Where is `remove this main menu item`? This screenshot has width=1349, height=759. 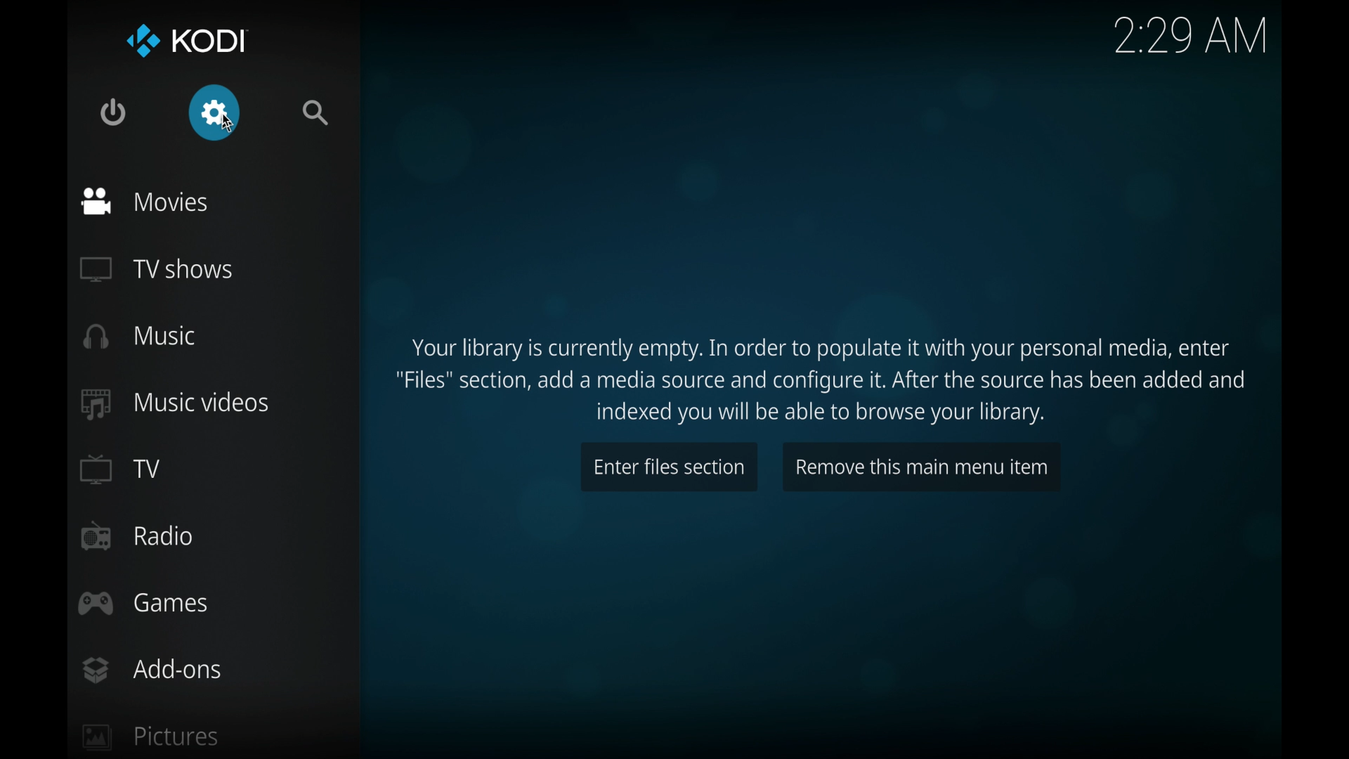
remove this main menu item is located at coordinates (920, 465).